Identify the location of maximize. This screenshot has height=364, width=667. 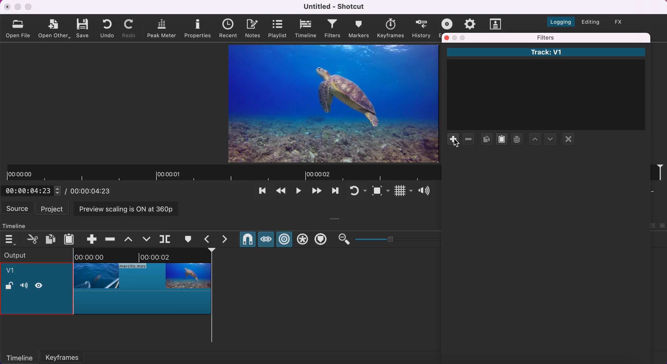
(29, 7).